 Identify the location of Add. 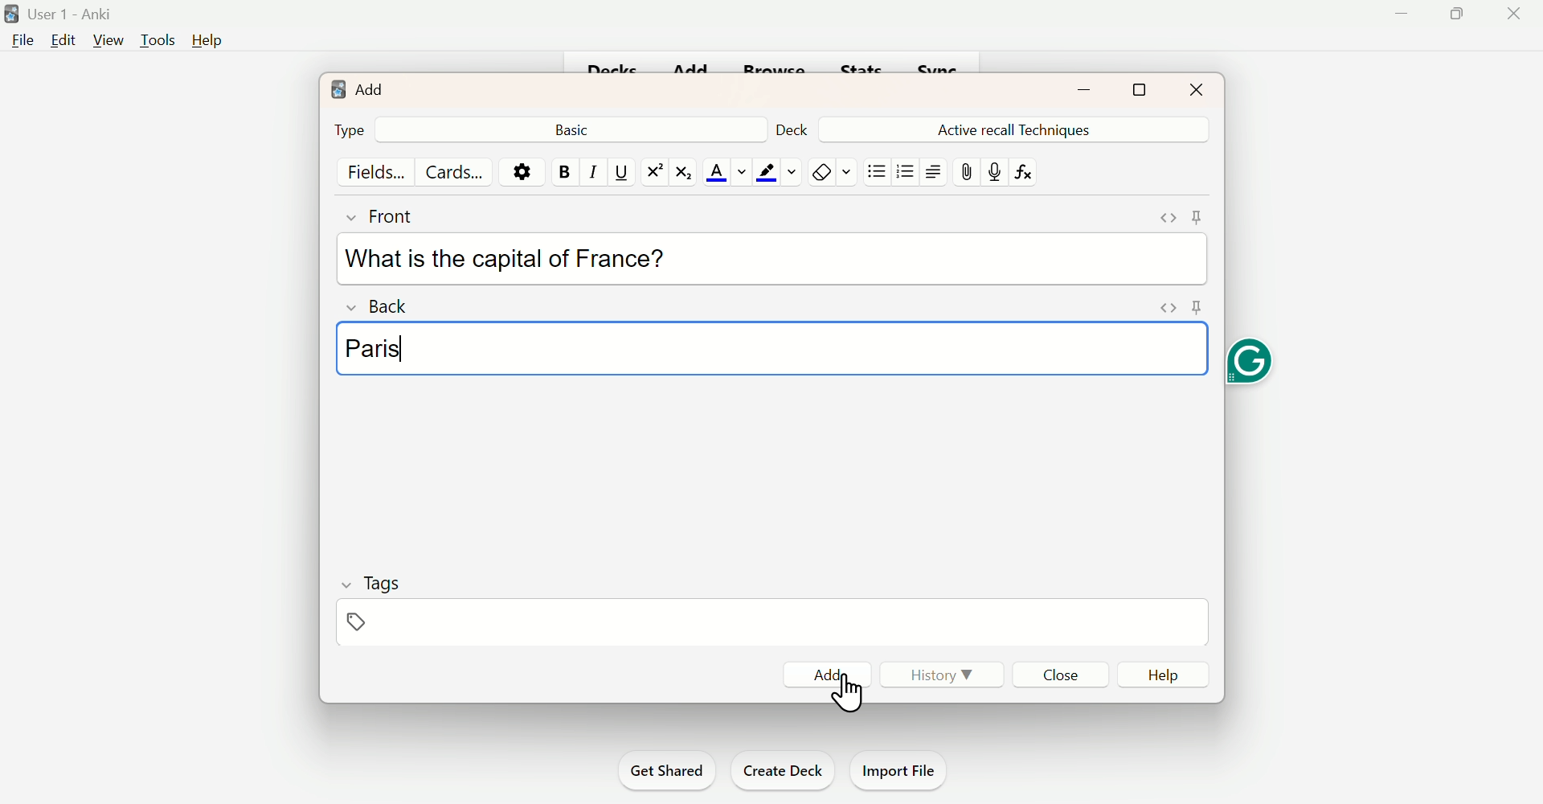
(370, 88).